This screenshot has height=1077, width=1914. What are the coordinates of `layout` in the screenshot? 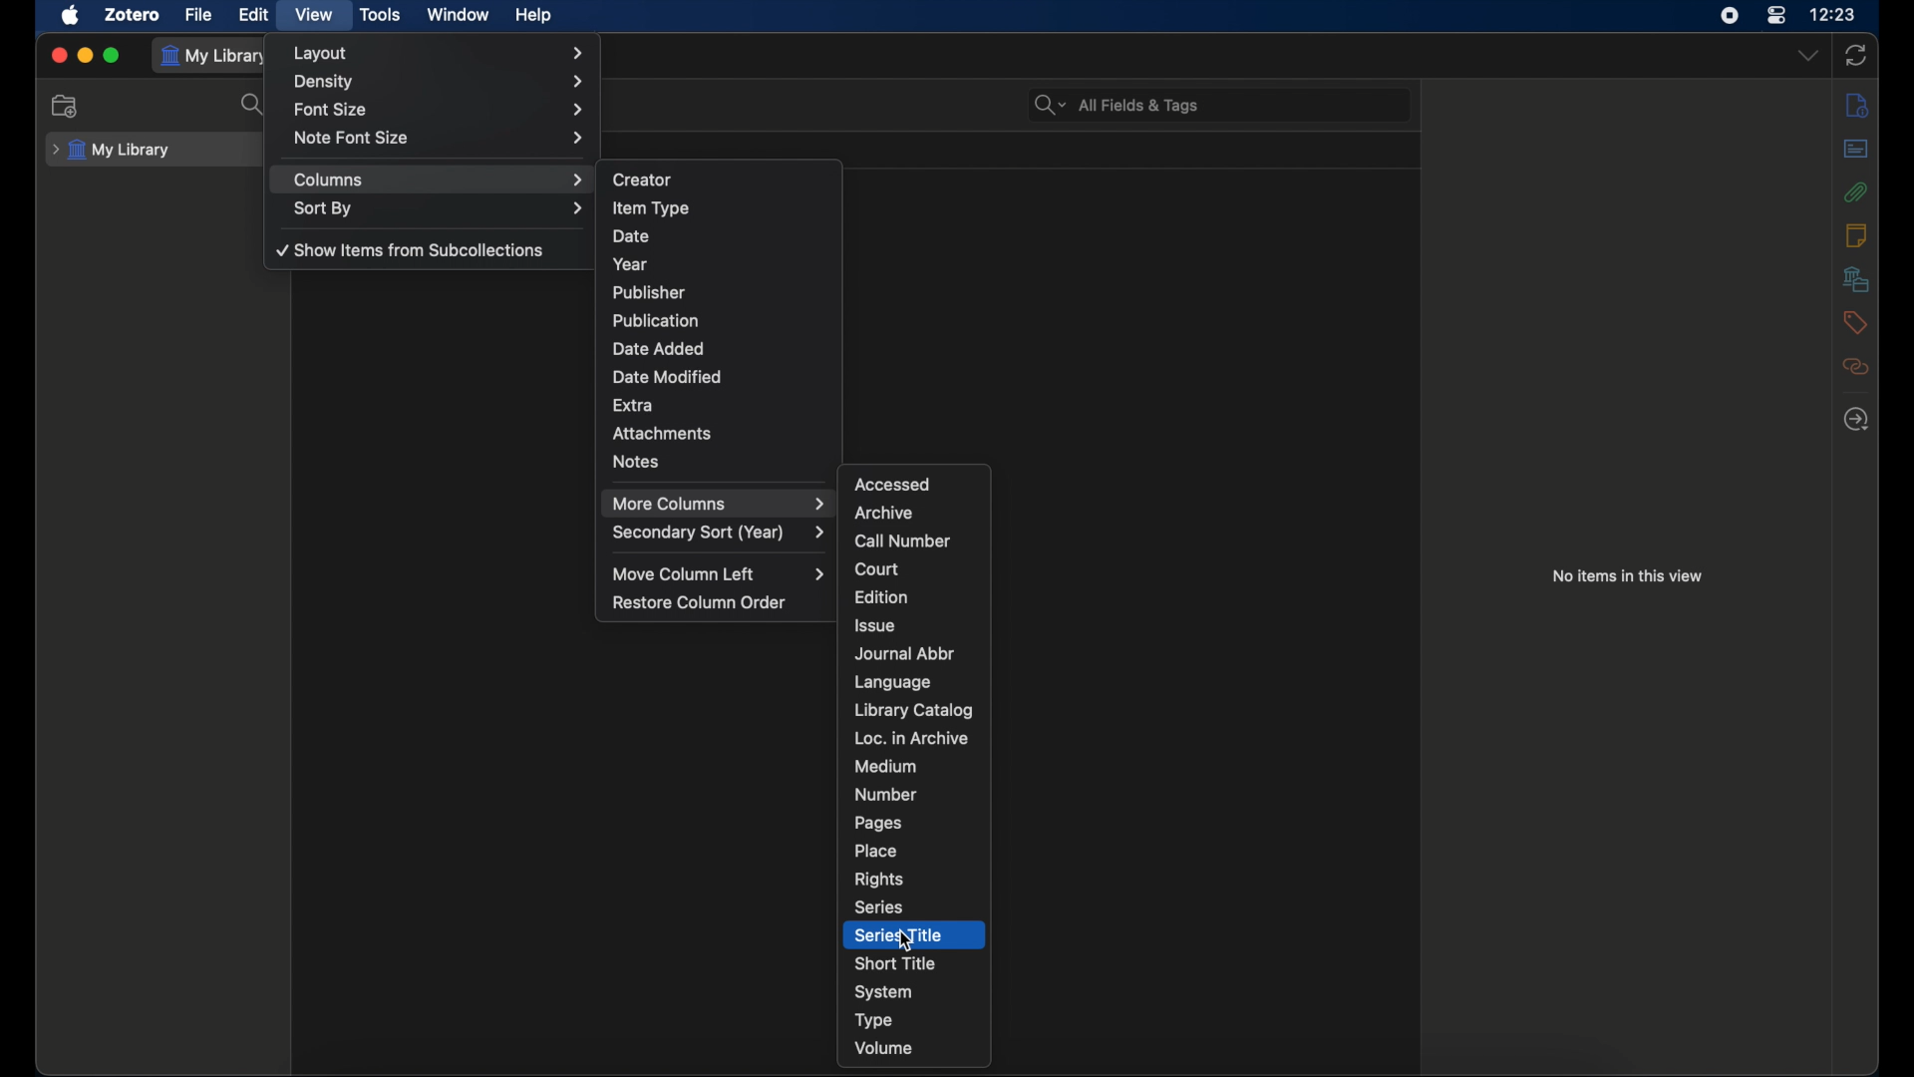 It's located at (441, 53).